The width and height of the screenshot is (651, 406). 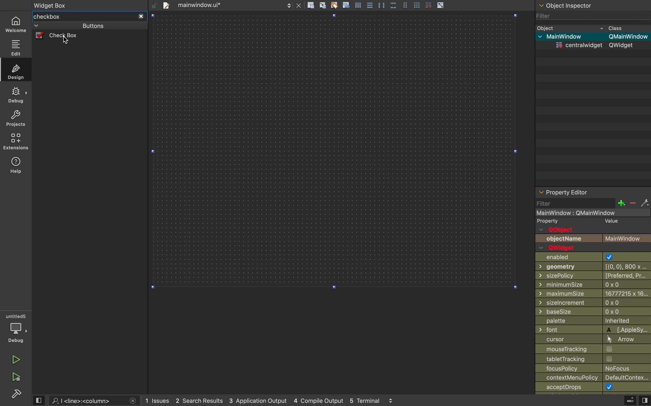 I want to click on home, so click(x=16, y=24).